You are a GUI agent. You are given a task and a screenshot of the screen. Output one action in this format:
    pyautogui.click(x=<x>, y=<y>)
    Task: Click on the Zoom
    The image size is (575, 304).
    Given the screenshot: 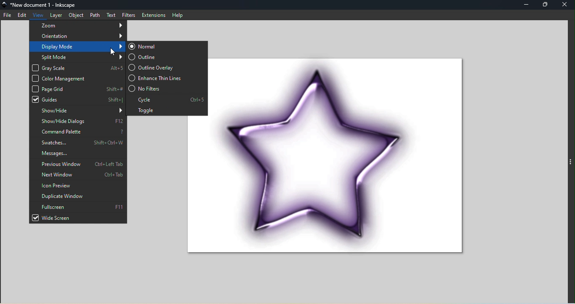 What is the action you would take?
    pyautogui.click(x=78, y=25)
    